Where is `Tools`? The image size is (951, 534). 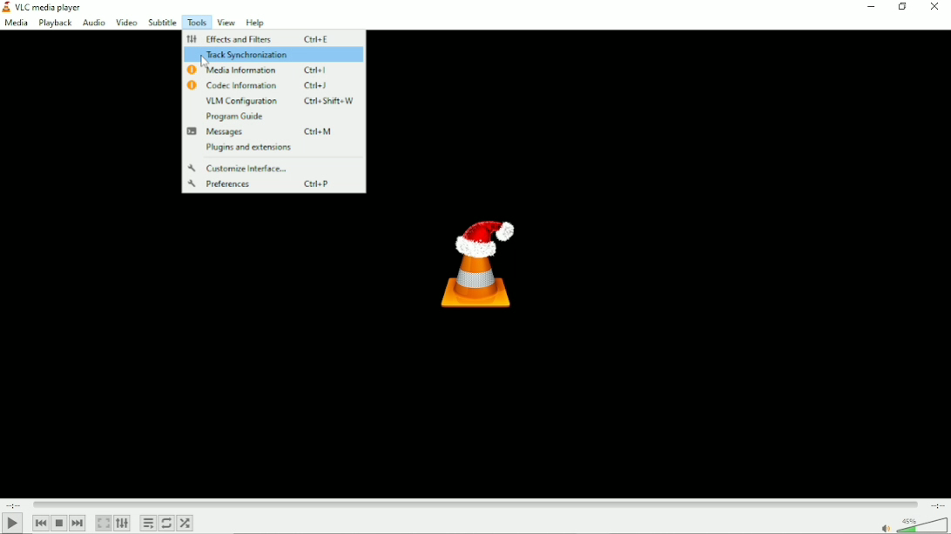 Tools is located at coordinates (196, 22).